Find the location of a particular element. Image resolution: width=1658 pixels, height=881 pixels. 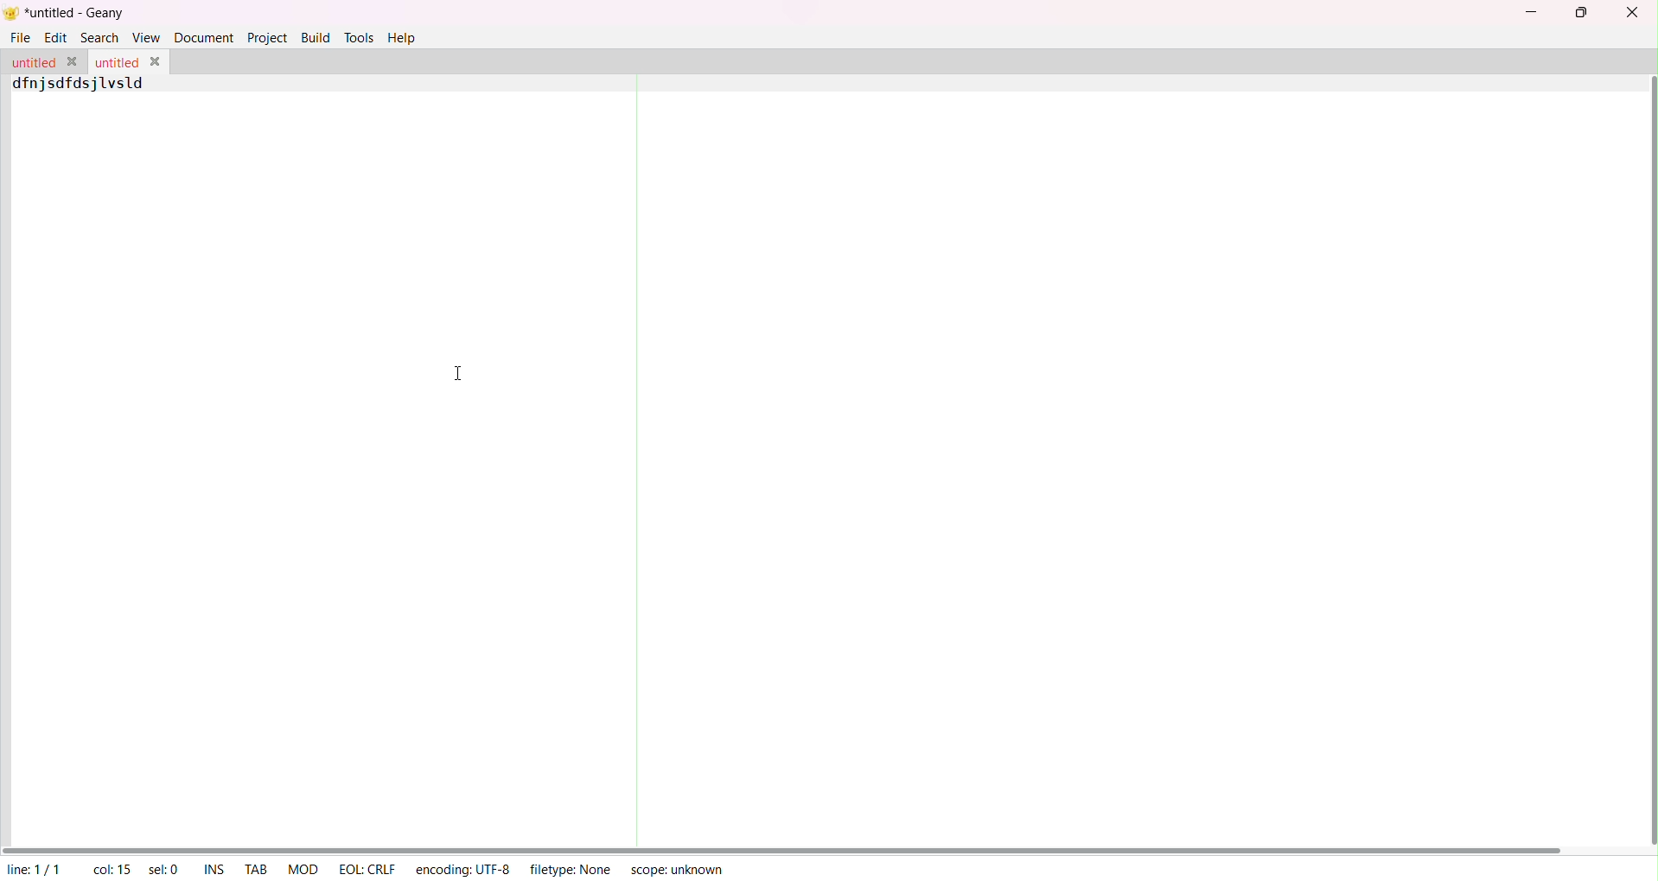

sel: 0 is located at coordinates (162, 871).